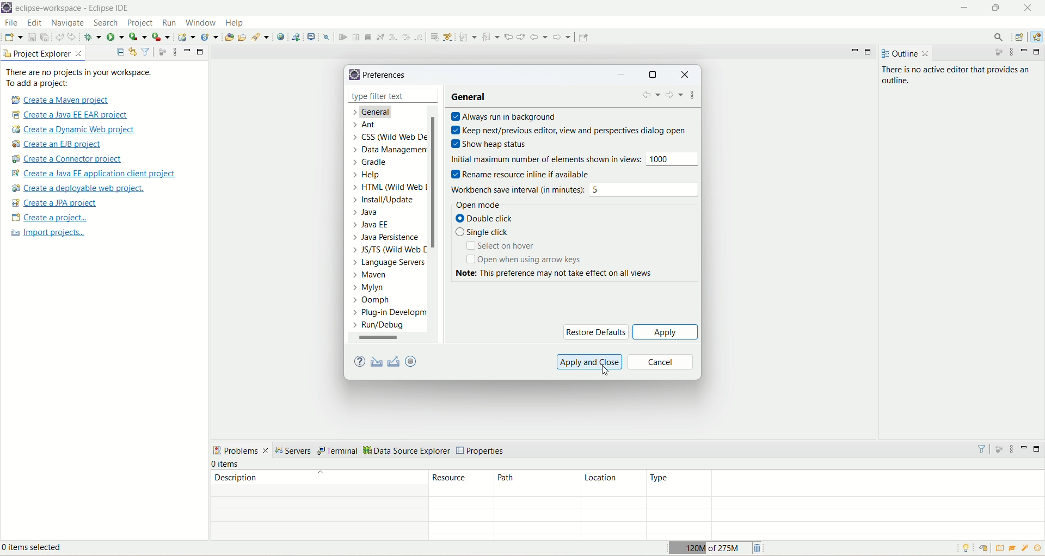 The height and width of the screenshot is (556, 1045). Describe the element at coordinates (392, 151) in the screenshot. I see `data management` at that location.